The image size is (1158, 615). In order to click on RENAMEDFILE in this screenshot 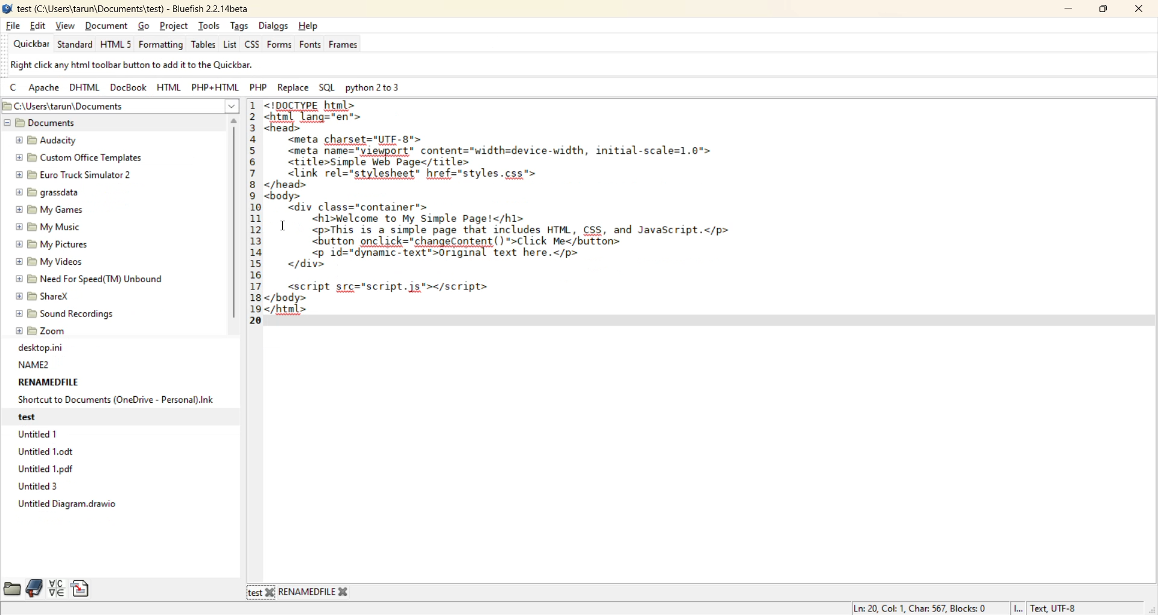, I will do `click(49, 382)`.